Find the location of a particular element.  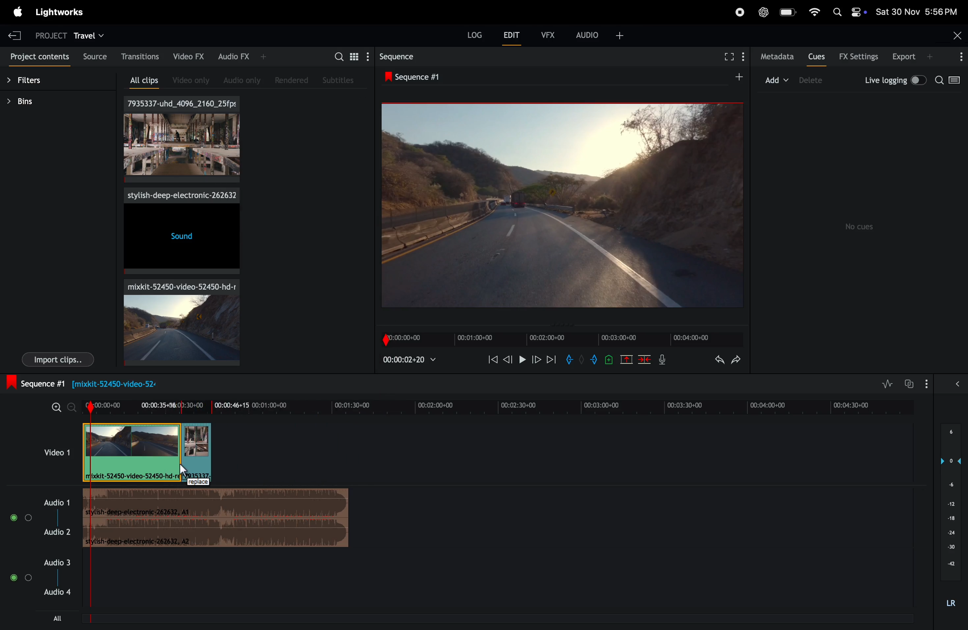

subtitles is located at coordinates (338, 79).